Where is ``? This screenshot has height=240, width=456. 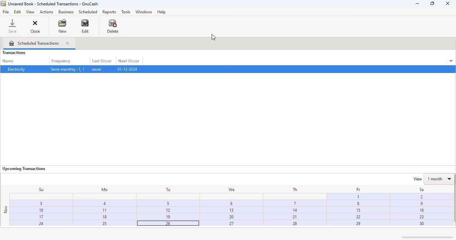
 is located at coordinates (359, 204).